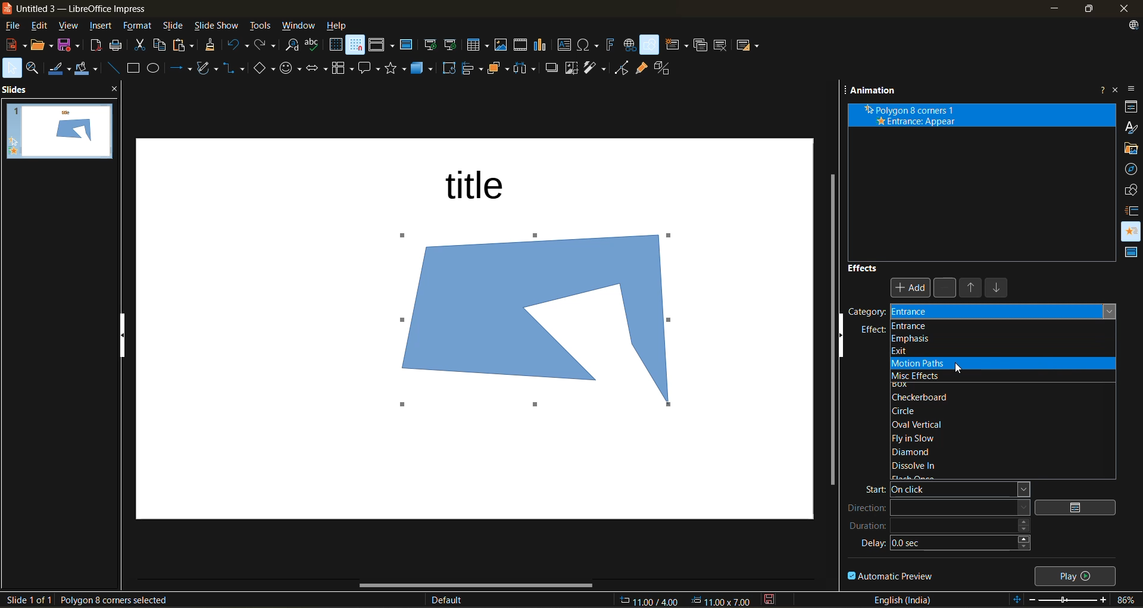 The image size is (1143, 608). I want to click on minimize, so click(1052, 10).